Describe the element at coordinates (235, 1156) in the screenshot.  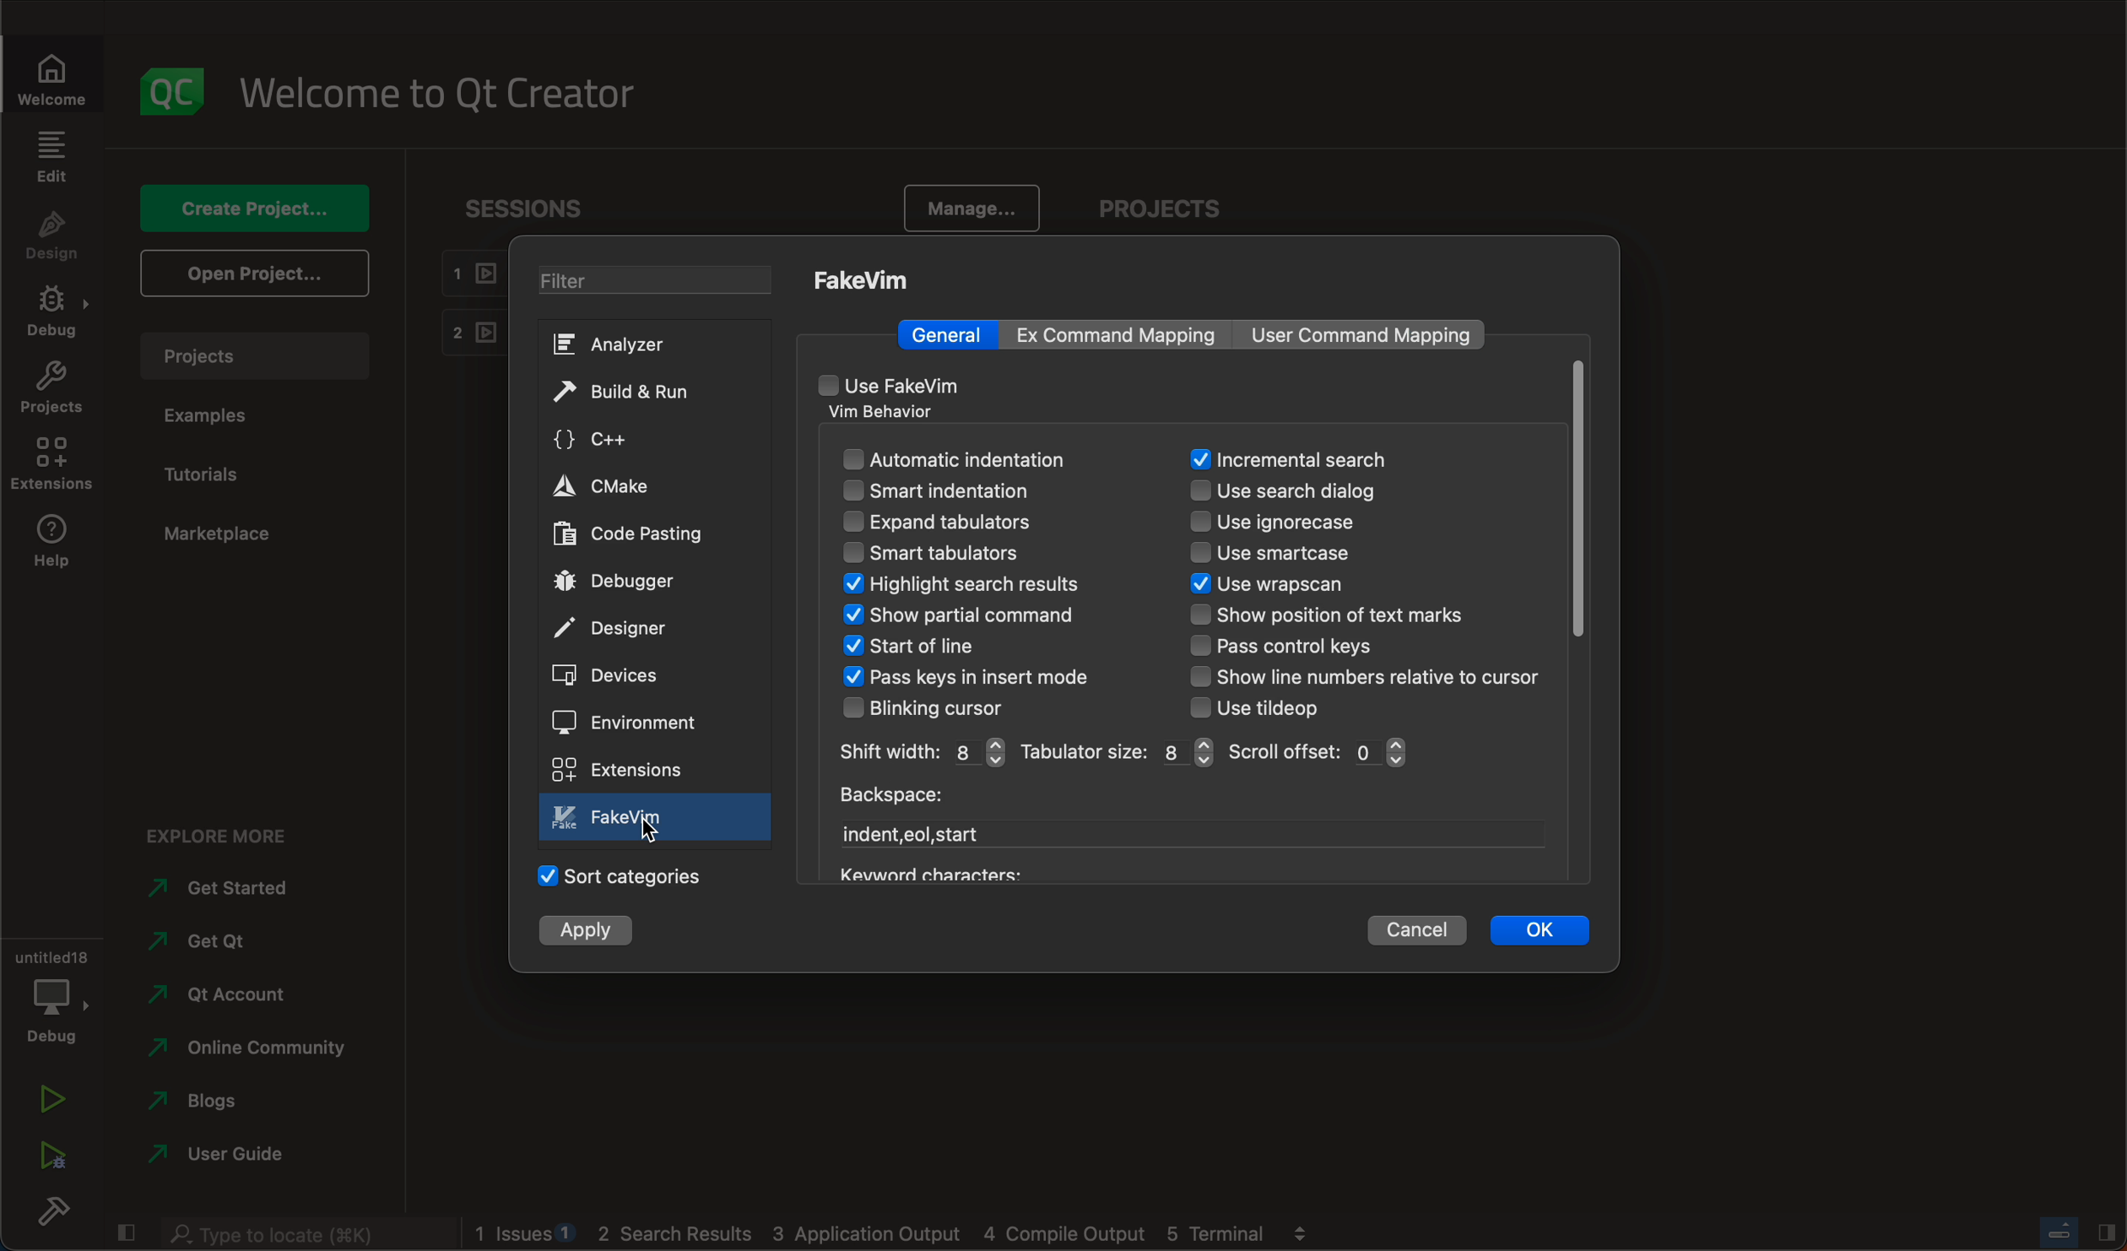
I see `user guide` at that location.